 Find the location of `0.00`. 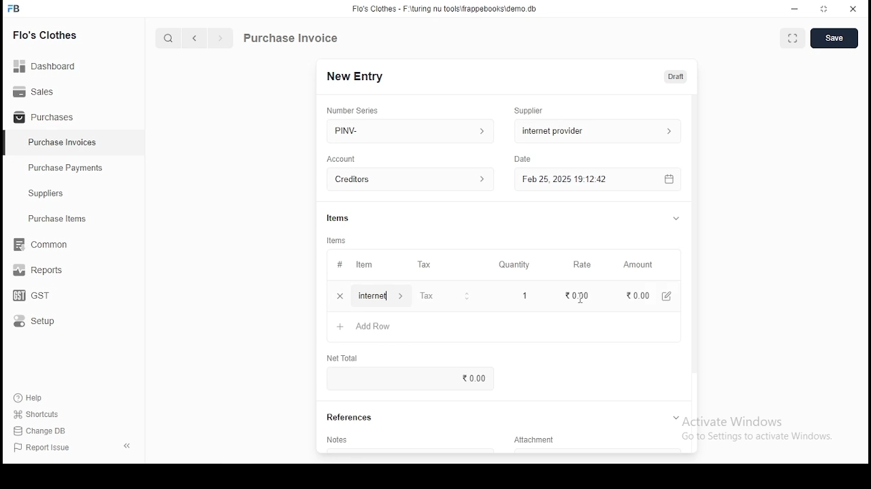

0.00 is located at coordinates (574, 295).